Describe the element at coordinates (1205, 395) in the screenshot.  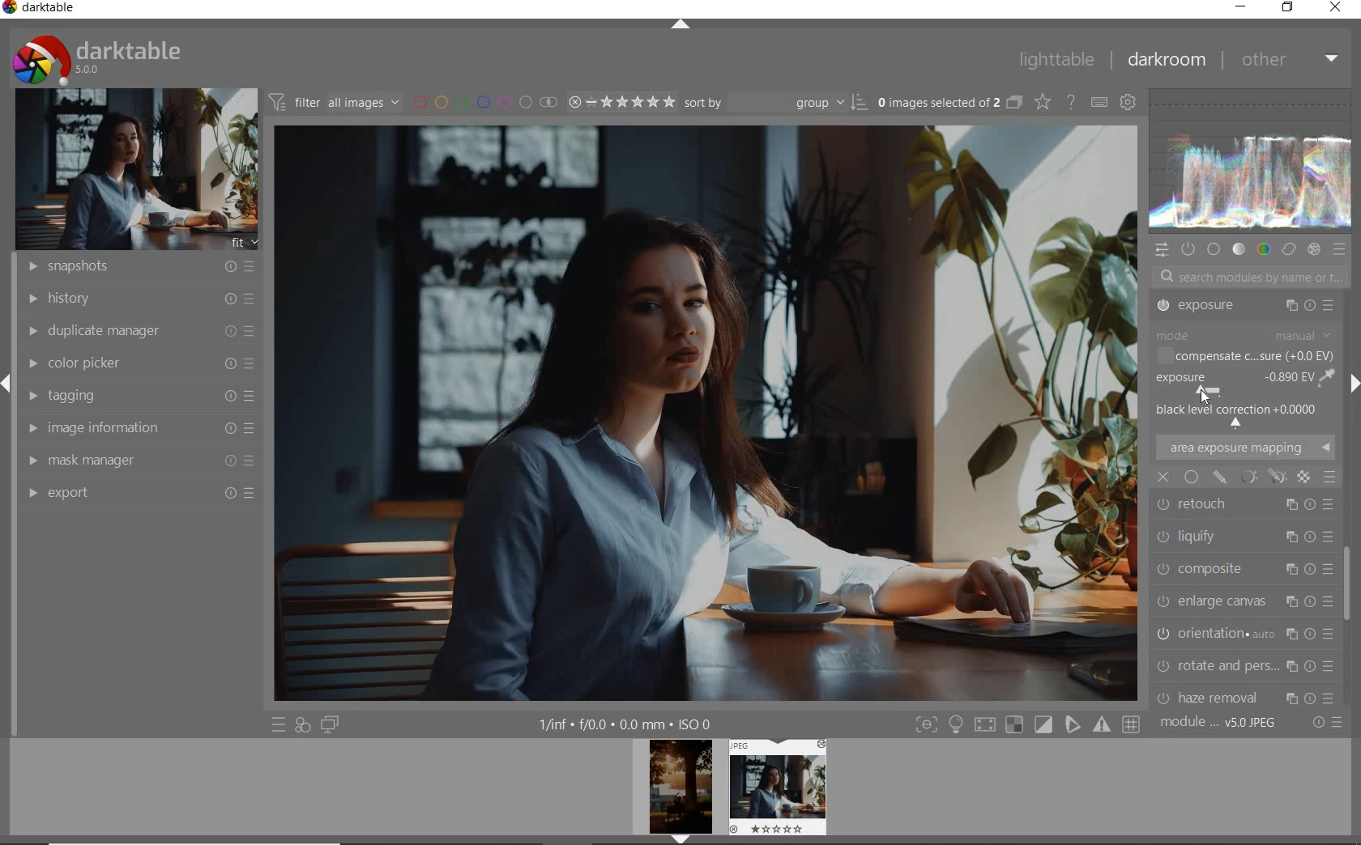
I see `cursor position` at that location.